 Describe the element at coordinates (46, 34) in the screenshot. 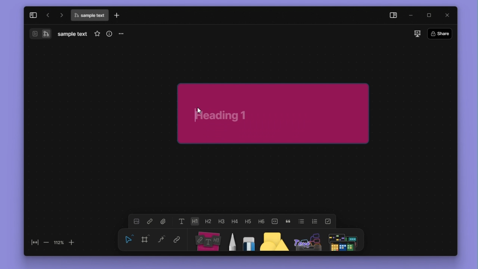

I see `switch` at that location.